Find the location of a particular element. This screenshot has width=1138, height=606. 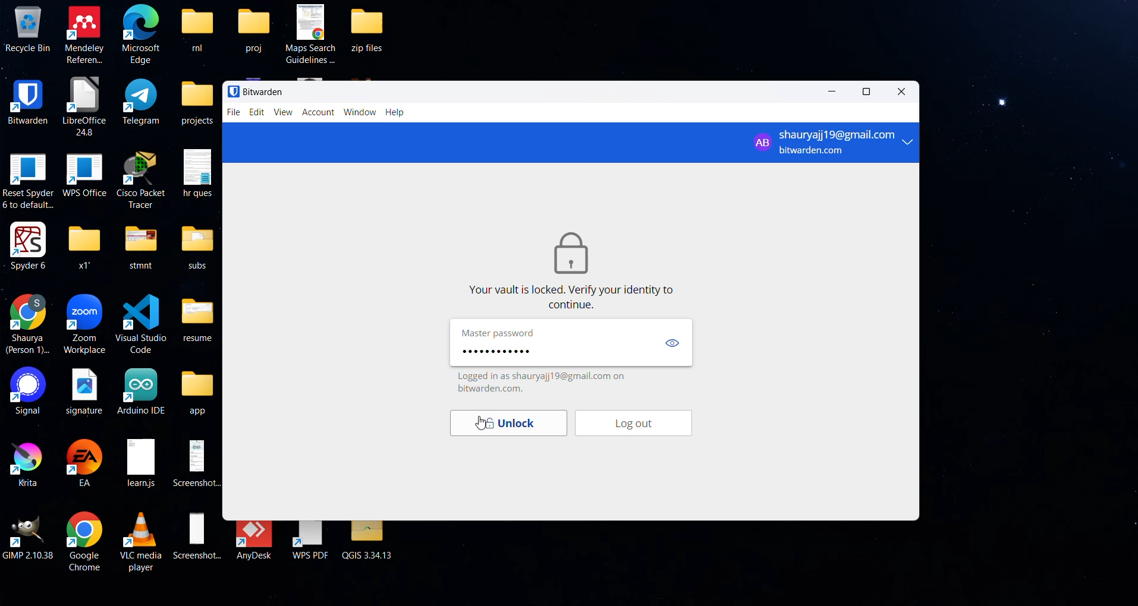

Recycle Bin is located at coordinates (27, 29).